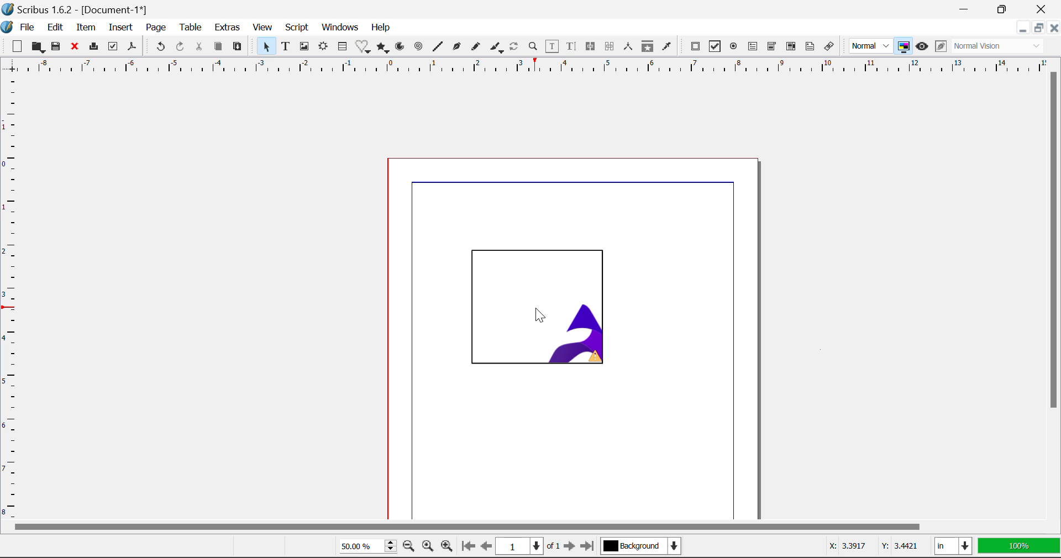 This screenshot has width=1061, height=558. I want to click on Restore Down, so click(1022, 28).